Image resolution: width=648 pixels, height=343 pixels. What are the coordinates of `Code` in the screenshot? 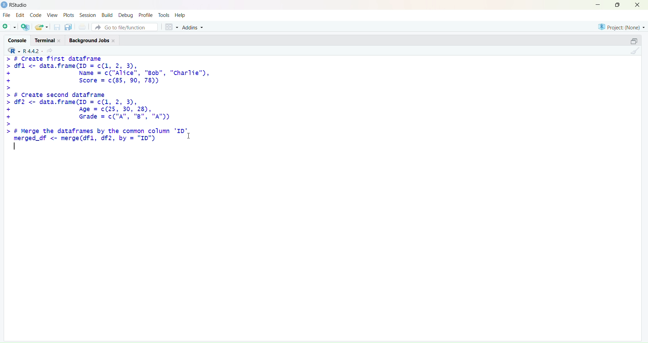 It's located at (37, 15).